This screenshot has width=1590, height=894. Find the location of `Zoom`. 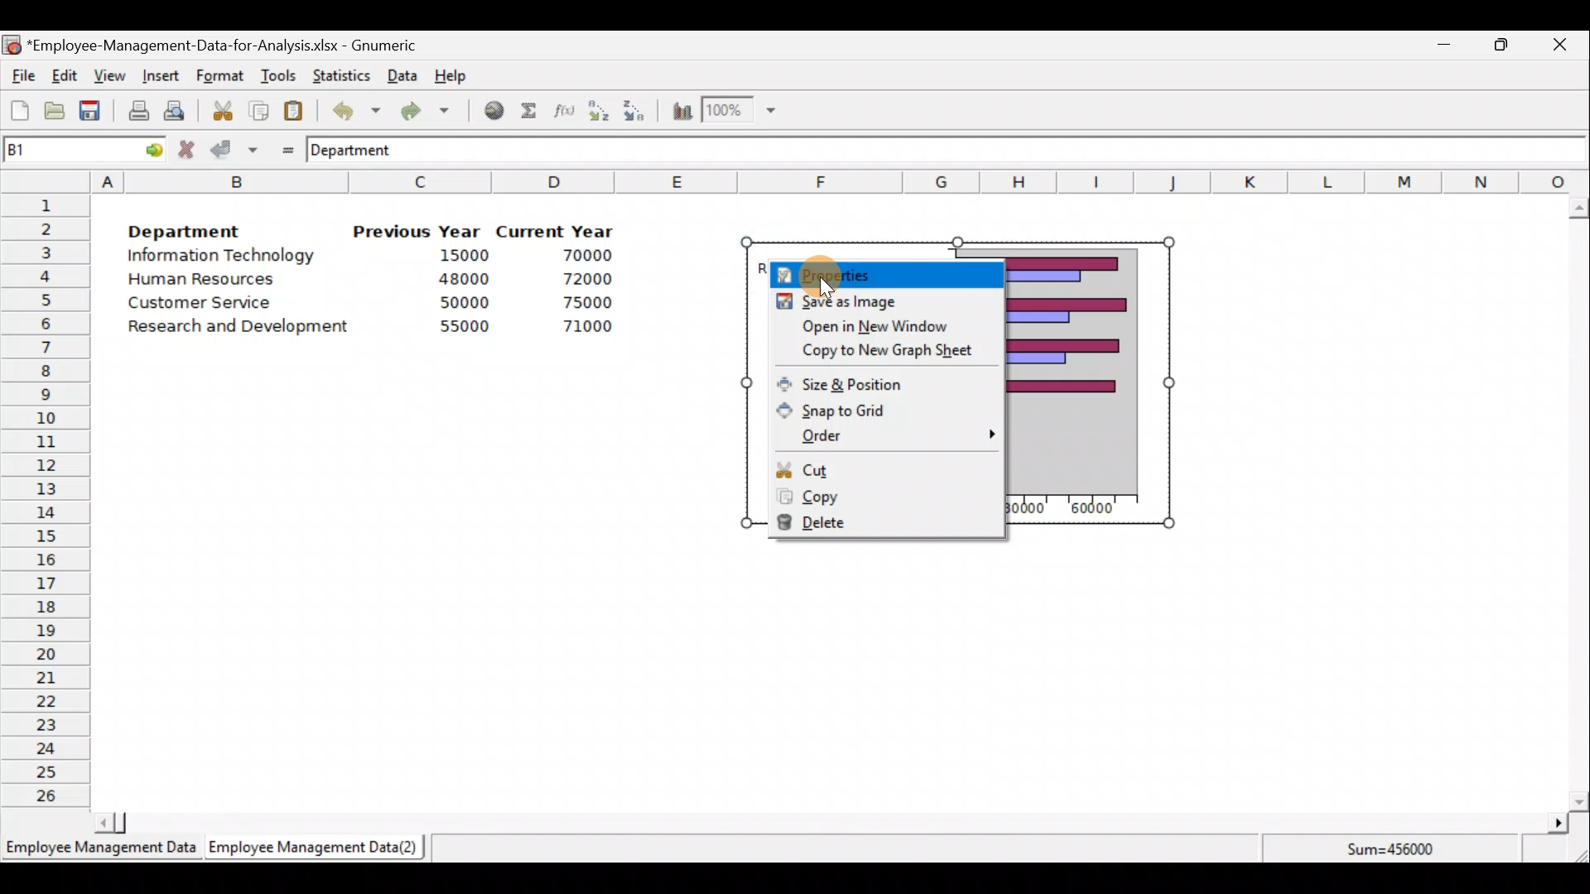

Zoom is located at coordinates (740, 110).